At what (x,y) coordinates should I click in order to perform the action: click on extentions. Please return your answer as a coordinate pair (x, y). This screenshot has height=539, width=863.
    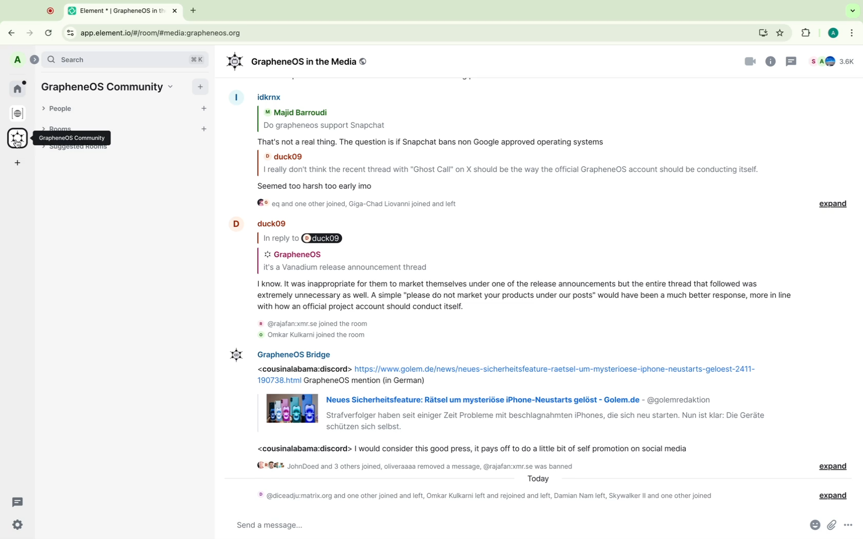
    Looking at the image, I should click on (804, 33).